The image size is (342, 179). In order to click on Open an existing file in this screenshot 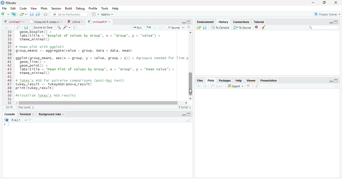, I will do `click(23, 14)`.